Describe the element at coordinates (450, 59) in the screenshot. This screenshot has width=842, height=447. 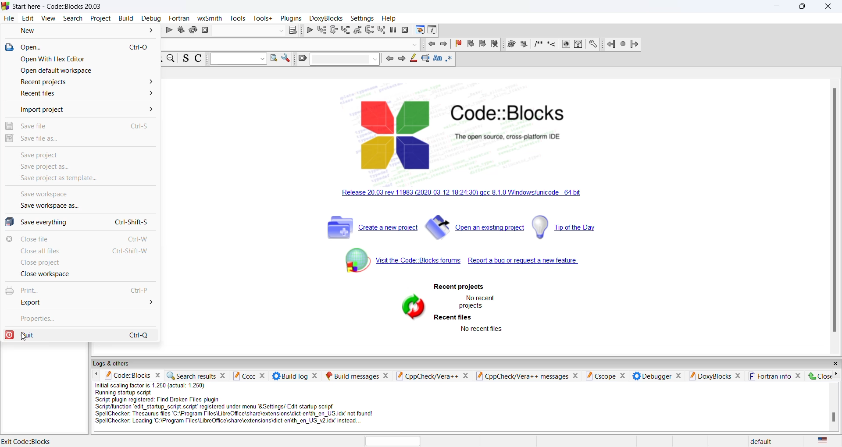
I see `use regex` at that location.